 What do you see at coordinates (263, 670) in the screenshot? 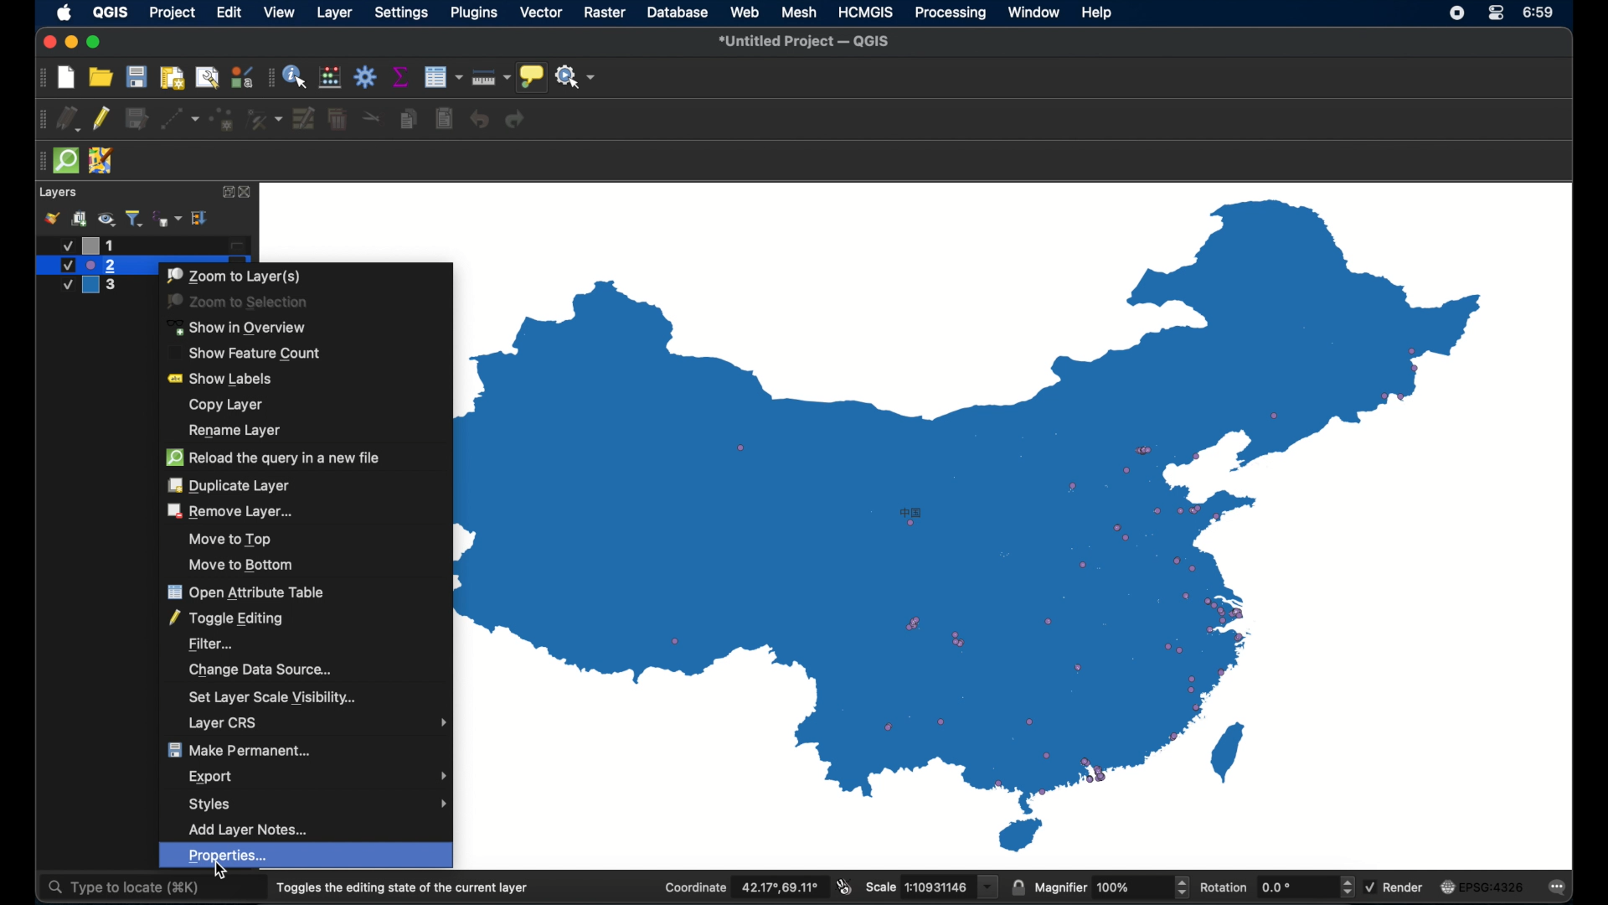
I see `change data source` at bounding box center [263, 670].